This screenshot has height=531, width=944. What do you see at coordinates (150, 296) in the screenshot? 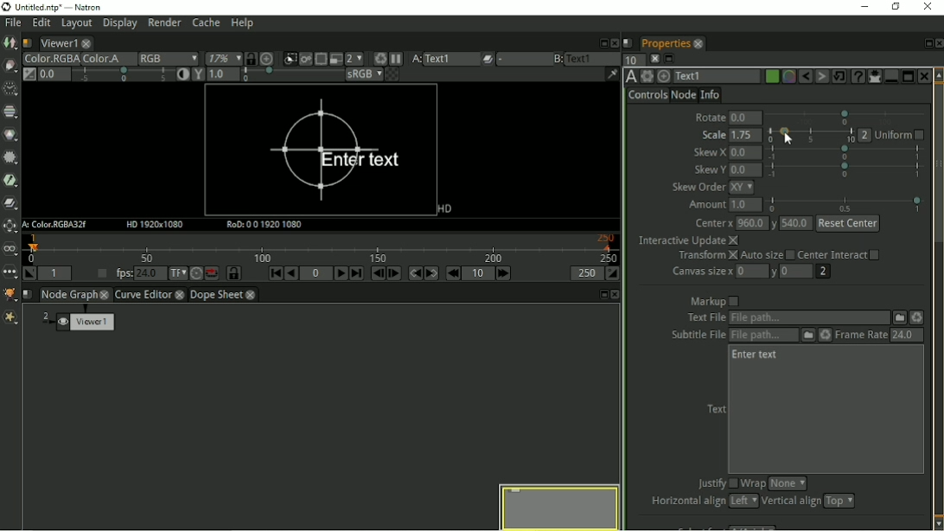
I see `Curve editor` at bounding box center [150, 296].